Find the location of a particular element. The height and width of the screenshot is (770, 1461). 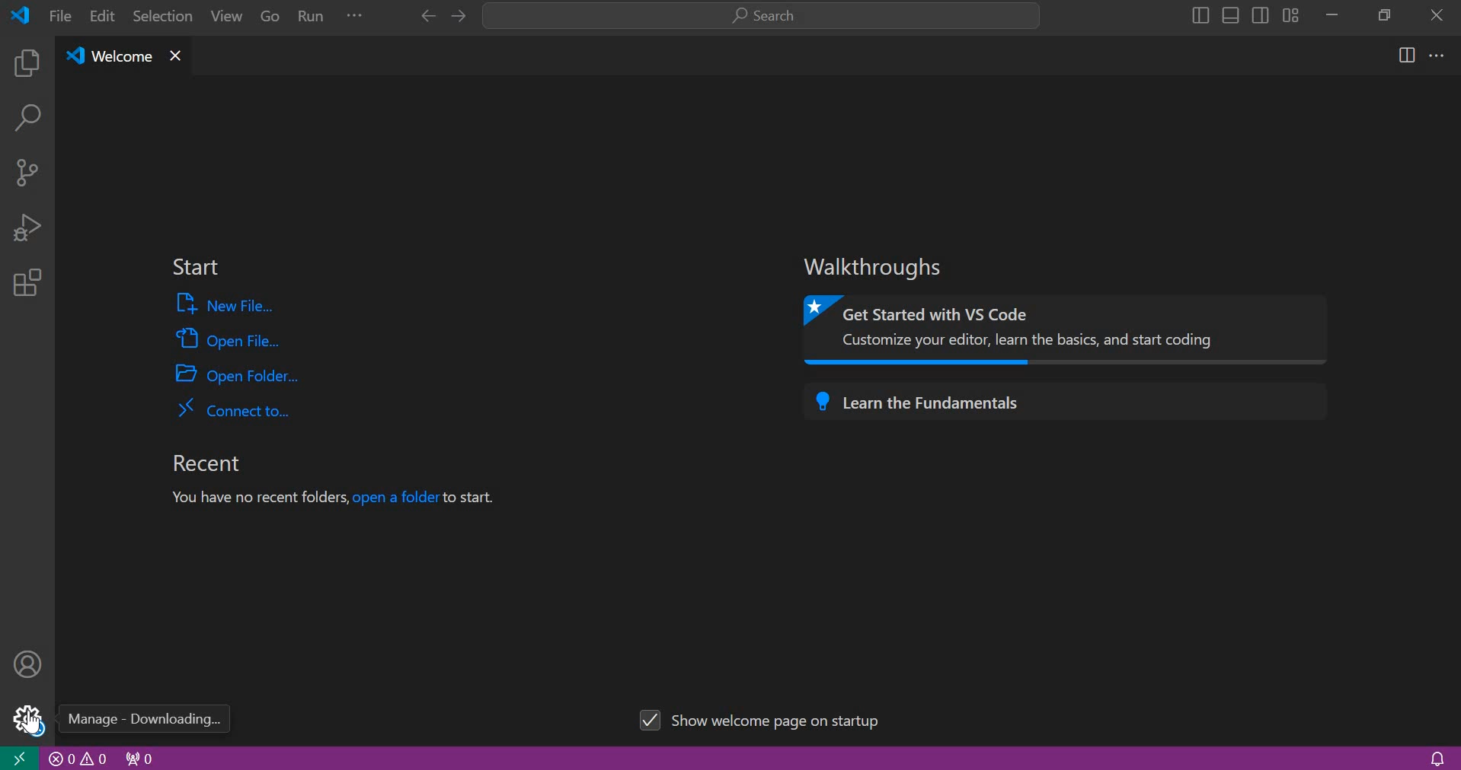

welcome is located at coordinates (108, 57).